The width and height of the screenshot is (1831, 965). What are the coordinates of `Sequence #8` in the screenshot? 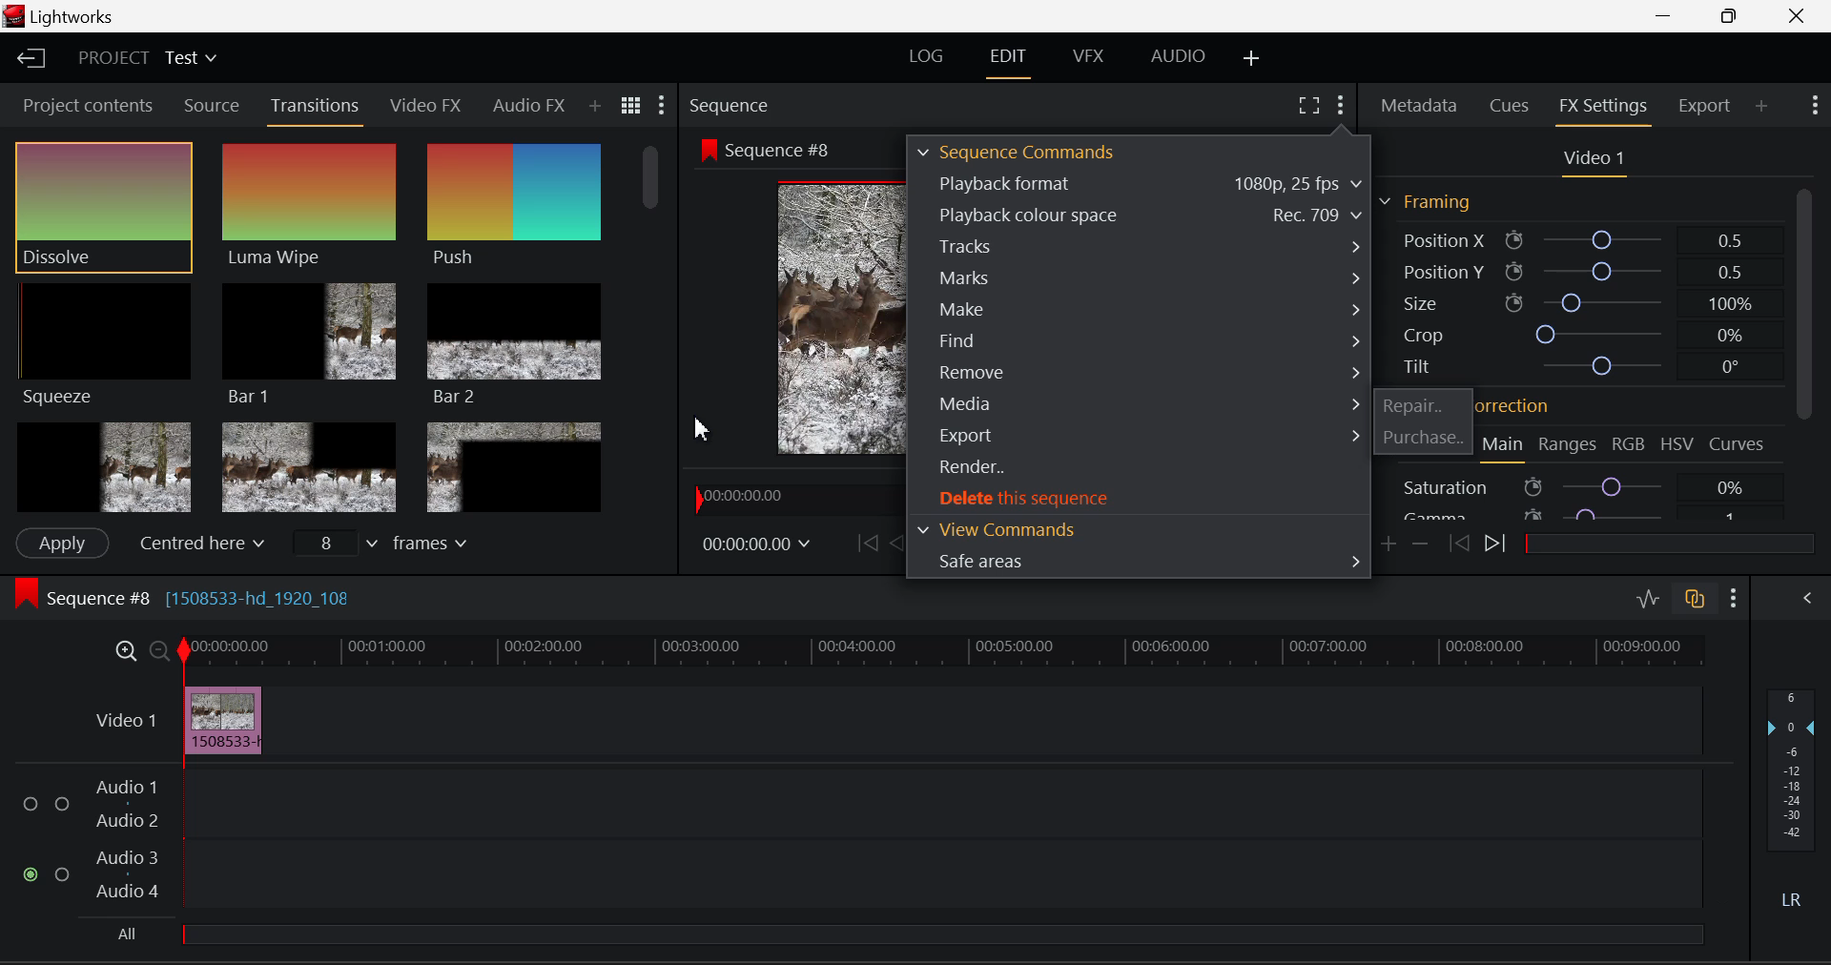 It's located at (773, 150).